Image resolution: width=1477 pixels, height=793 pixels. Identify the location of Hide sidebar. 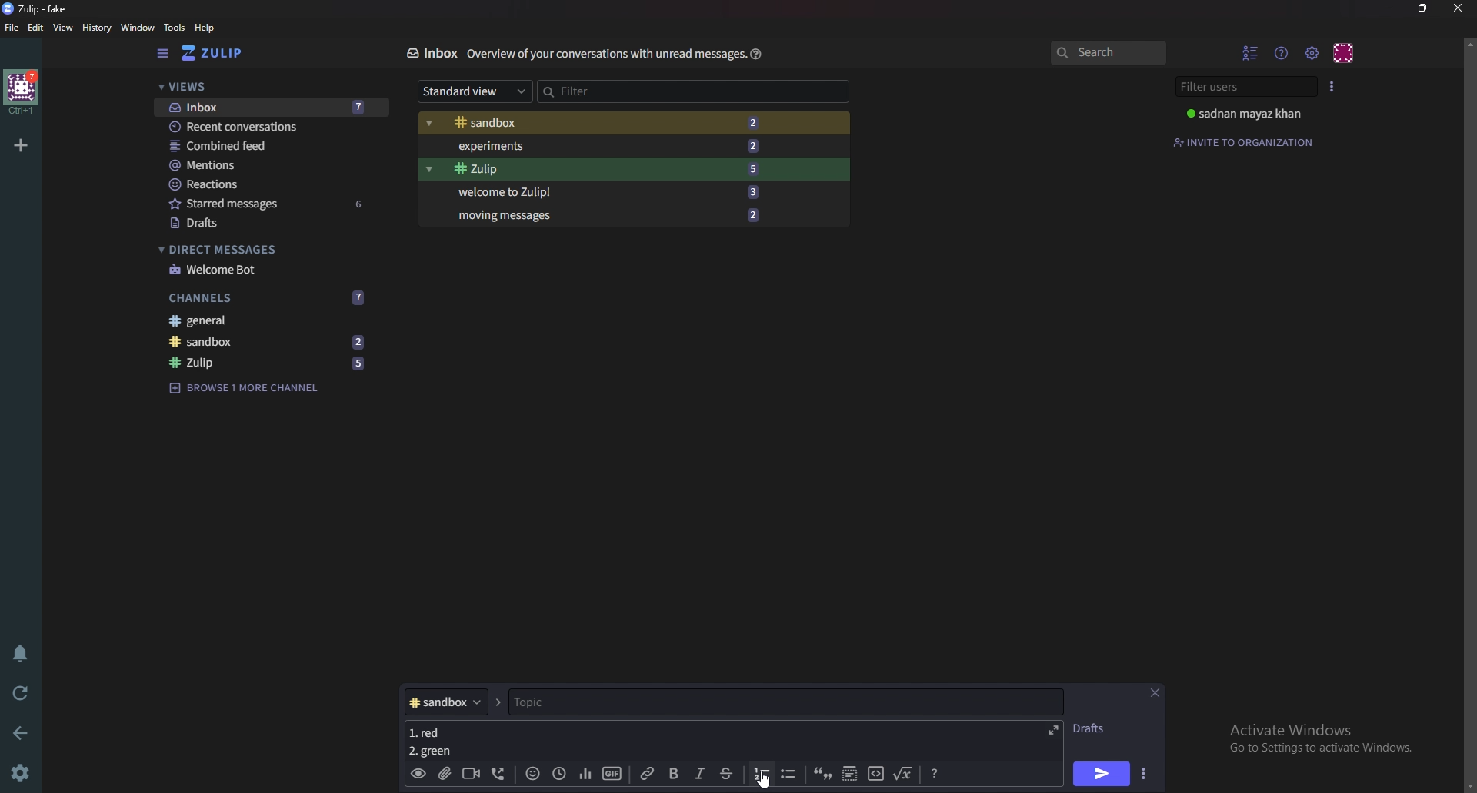
(162, 54).